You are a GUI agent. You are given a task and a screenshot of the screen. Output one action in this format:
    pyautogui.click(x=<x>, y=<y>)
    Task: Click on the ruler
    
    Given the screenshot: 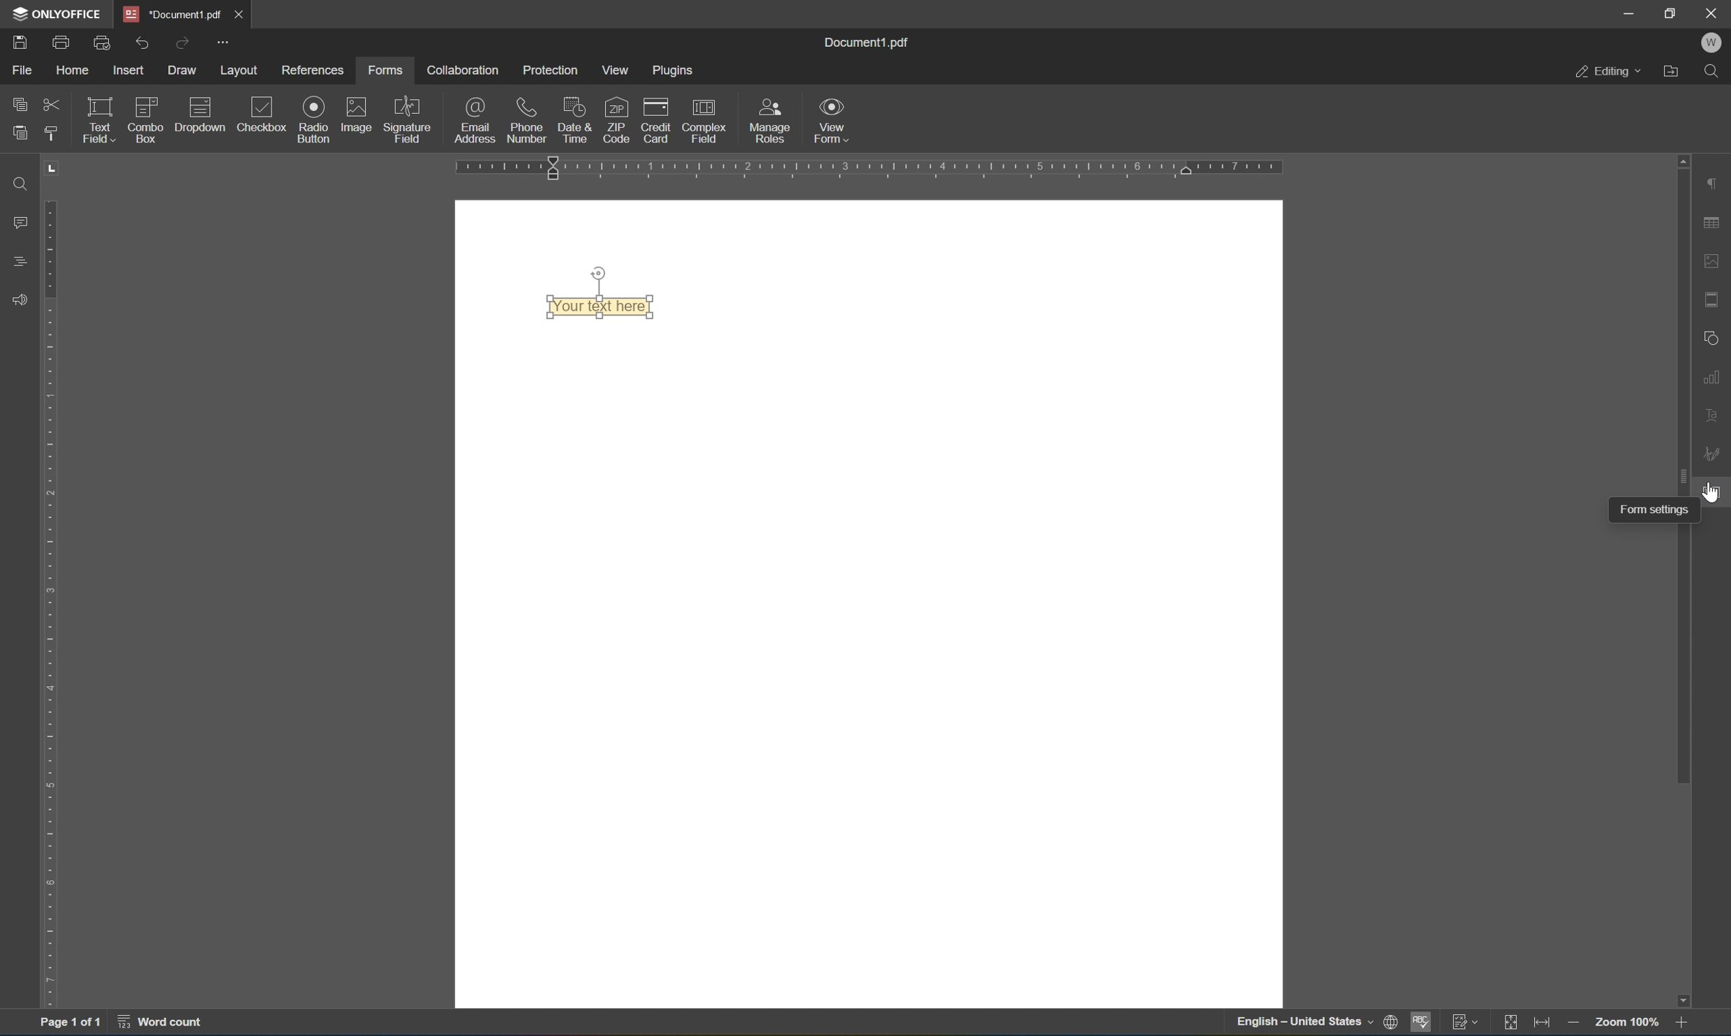 What is the action you would take?
    pyautogui.click(x=54, y=602)
    